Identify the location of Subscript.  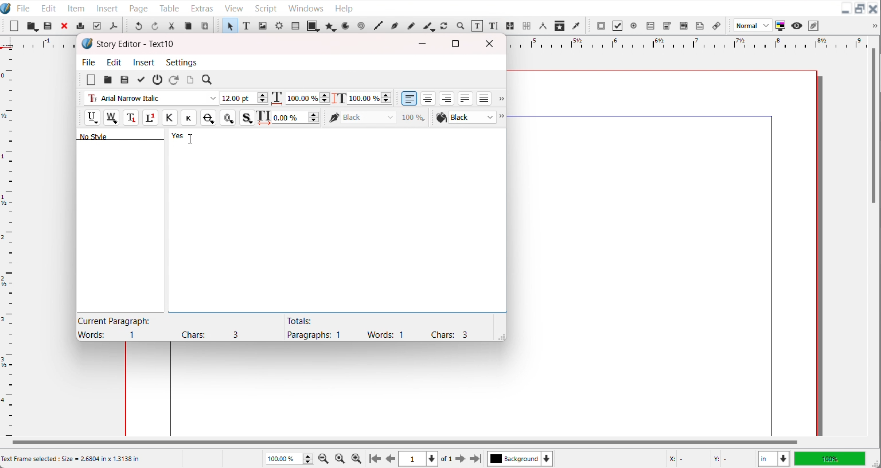
(131, 118).